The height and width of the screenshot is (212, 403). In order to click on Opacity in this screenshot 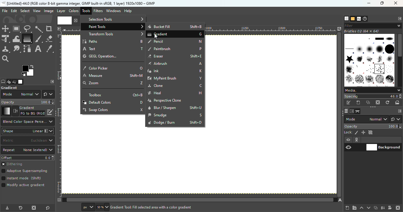, I will do `click(373, 126)`.